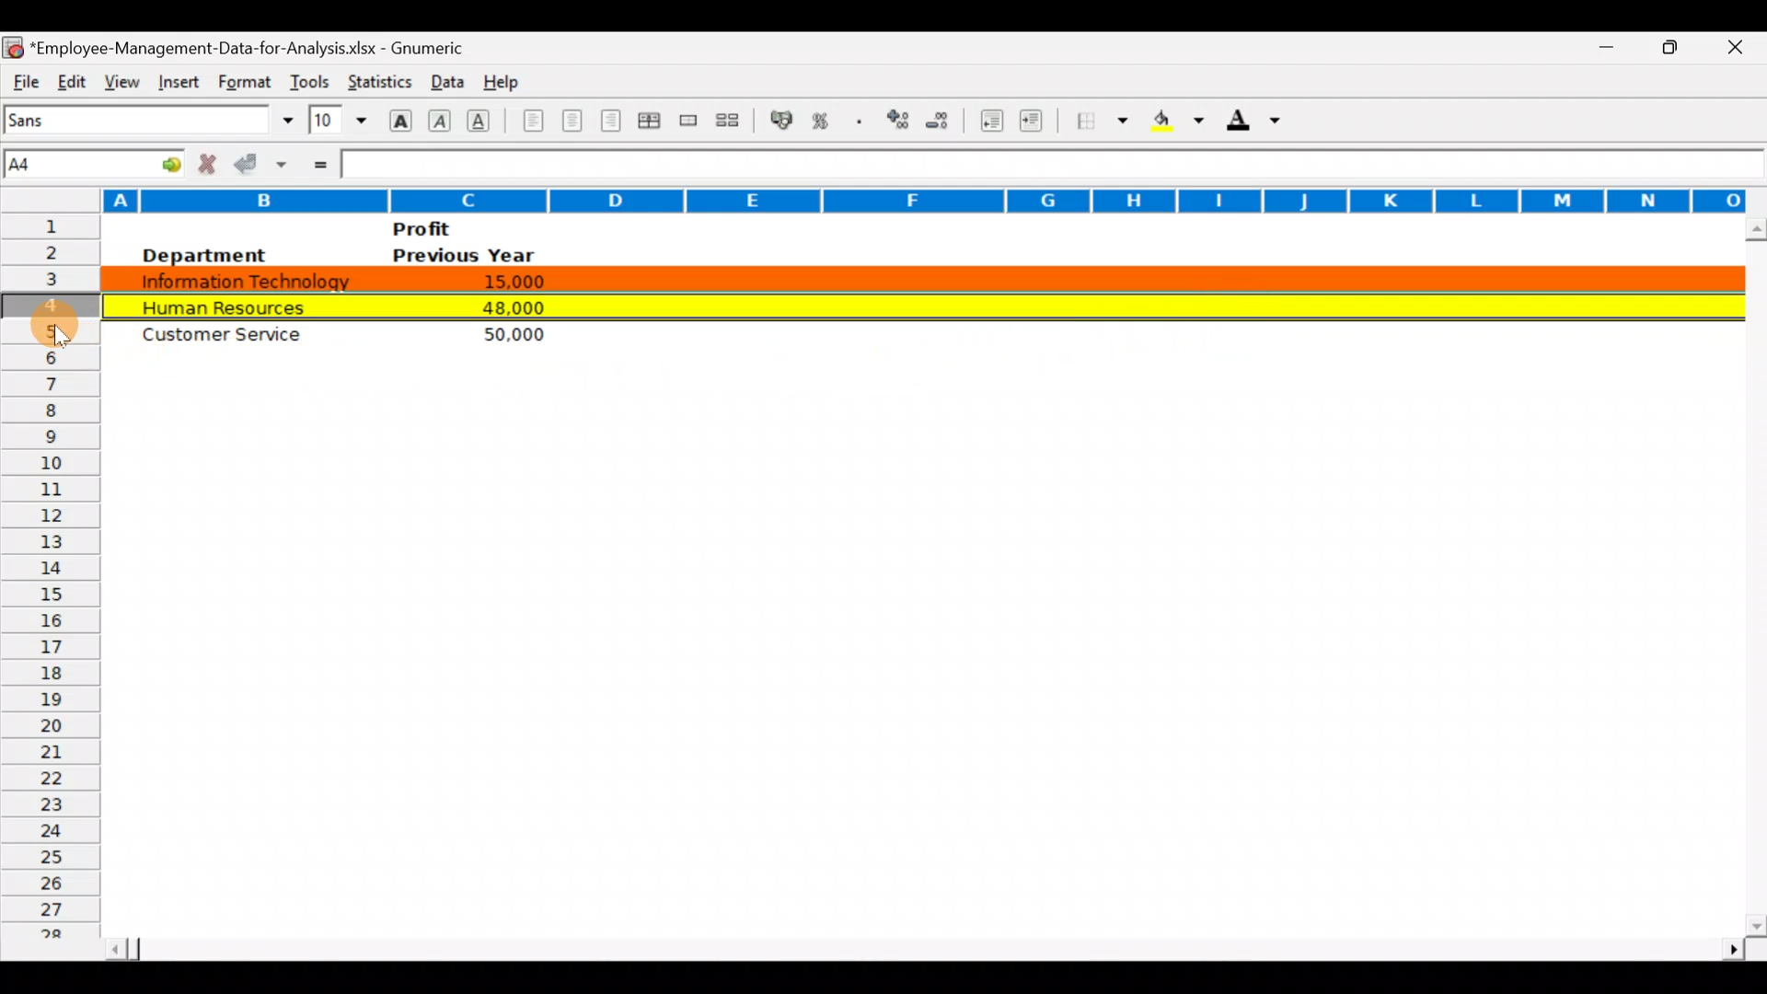 The width and height of the screenshot is (1767, 994). Describe the element at coordinates (728, 121) in the screenshot. I see `Split merged range of cells` at that location.